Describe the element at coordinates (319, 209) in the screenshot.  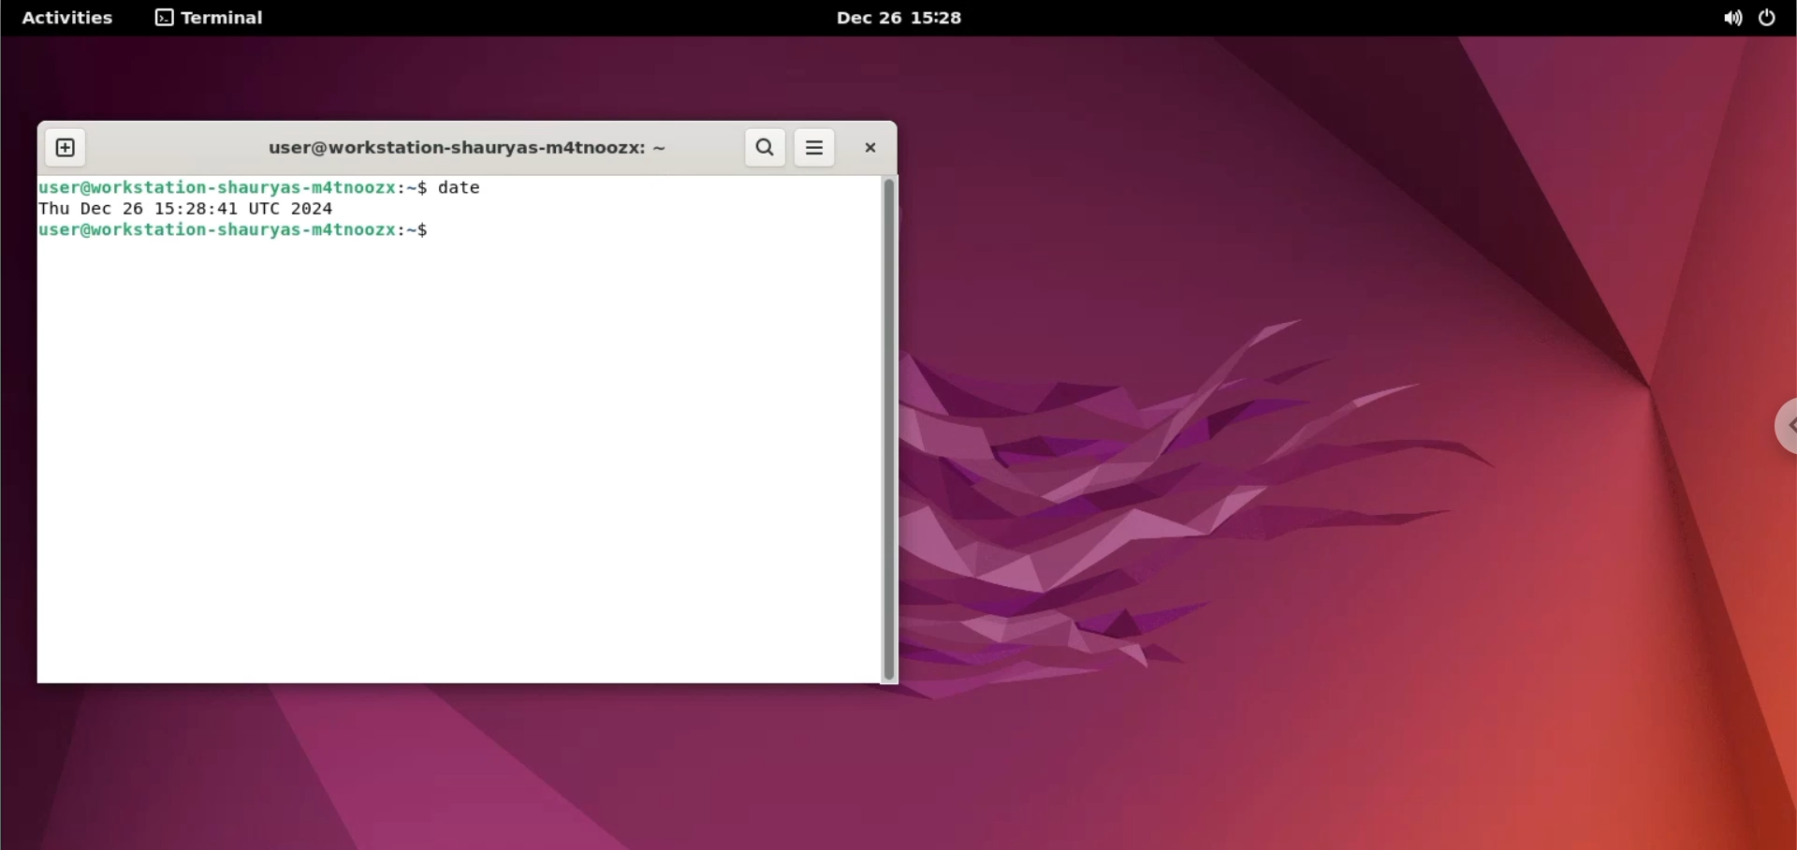
I see `2024` at that location.